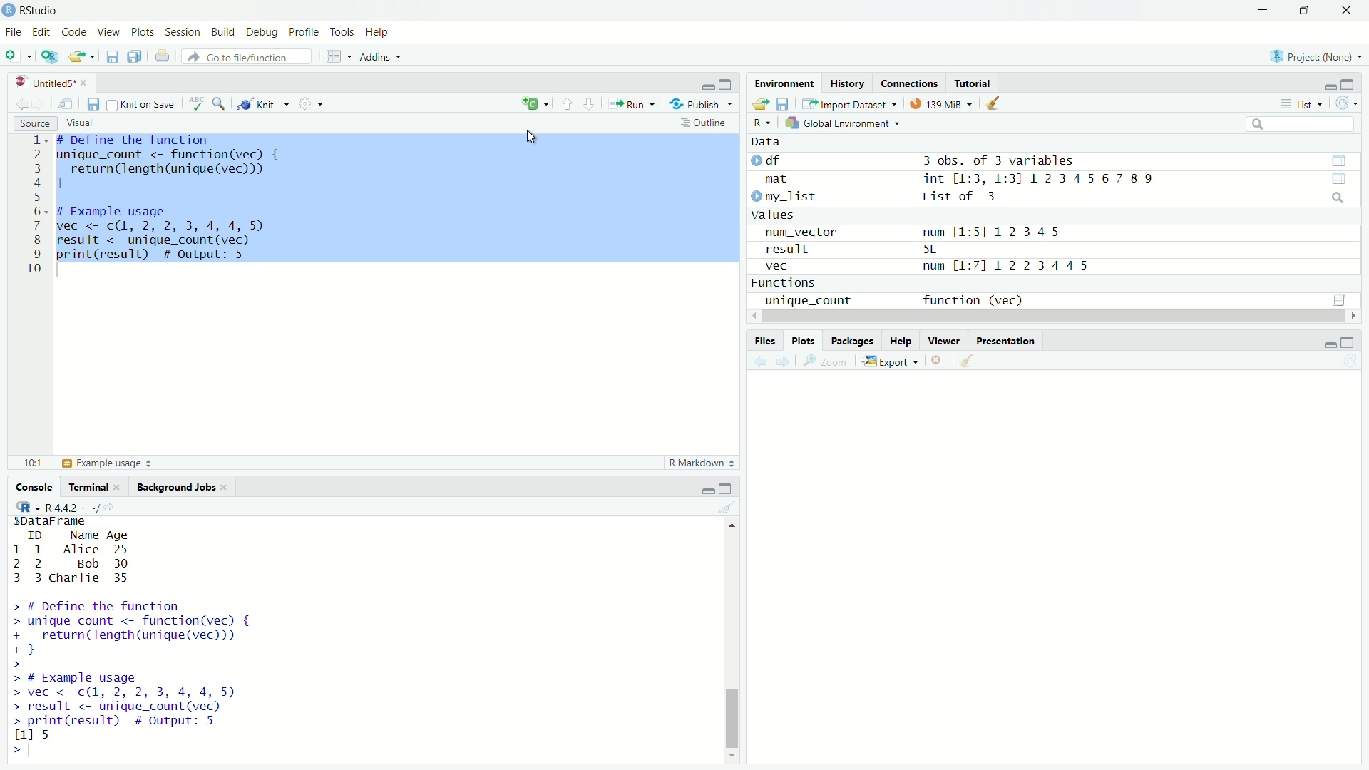 The image size is (1369, 770). What do you see at coordinates (1348, 11) in the screenshot?
I see `close app` at bounding box center [1348, 11].